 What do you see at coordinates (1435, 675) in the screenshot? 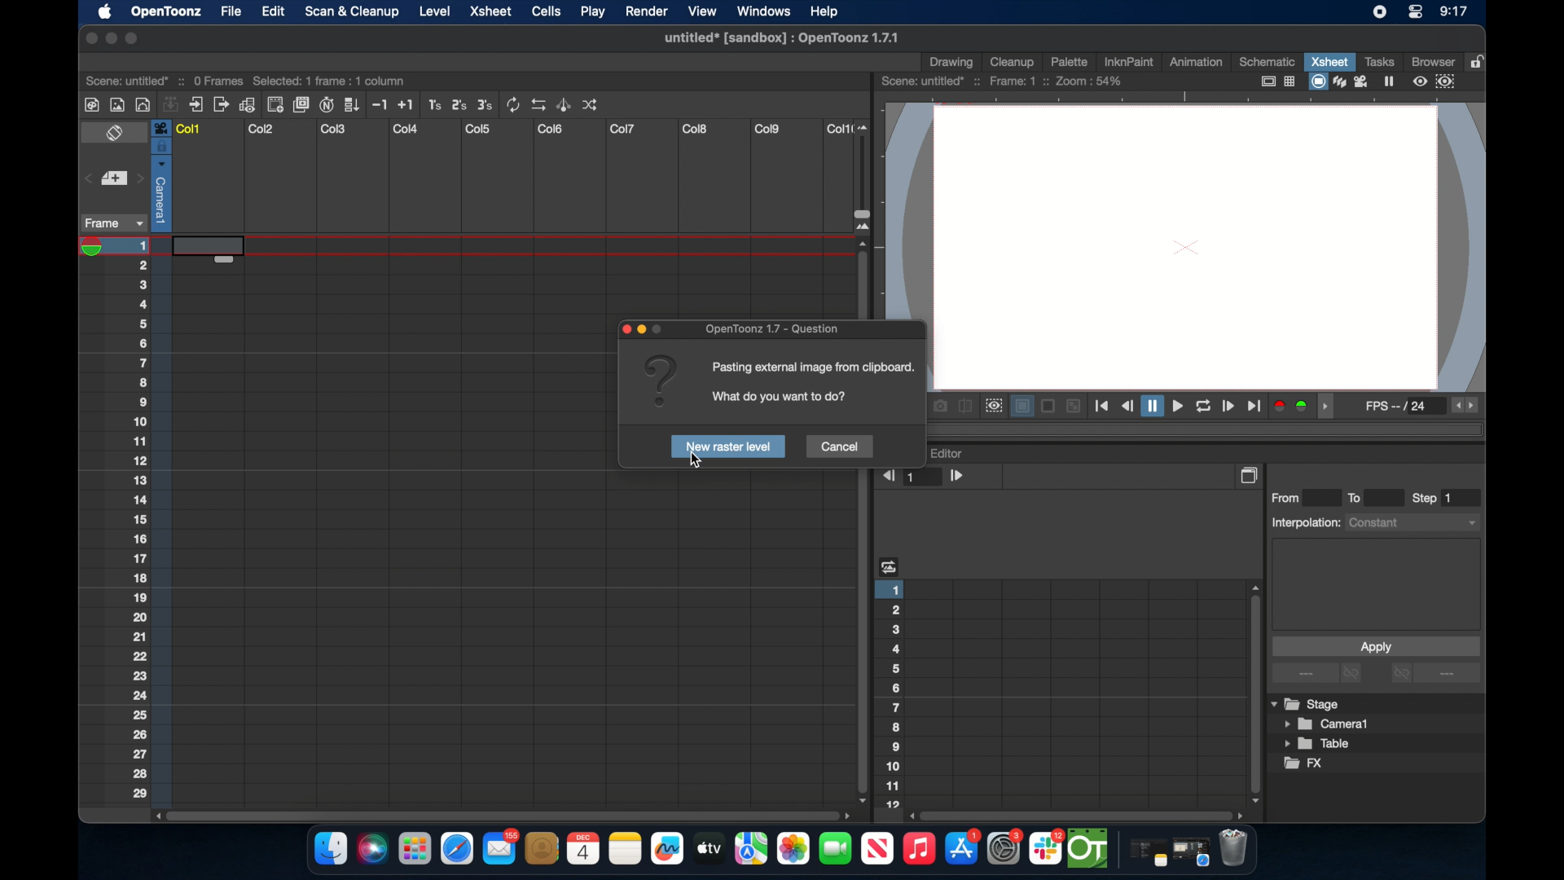
I see `more options` at bounding box center [1435, 675].